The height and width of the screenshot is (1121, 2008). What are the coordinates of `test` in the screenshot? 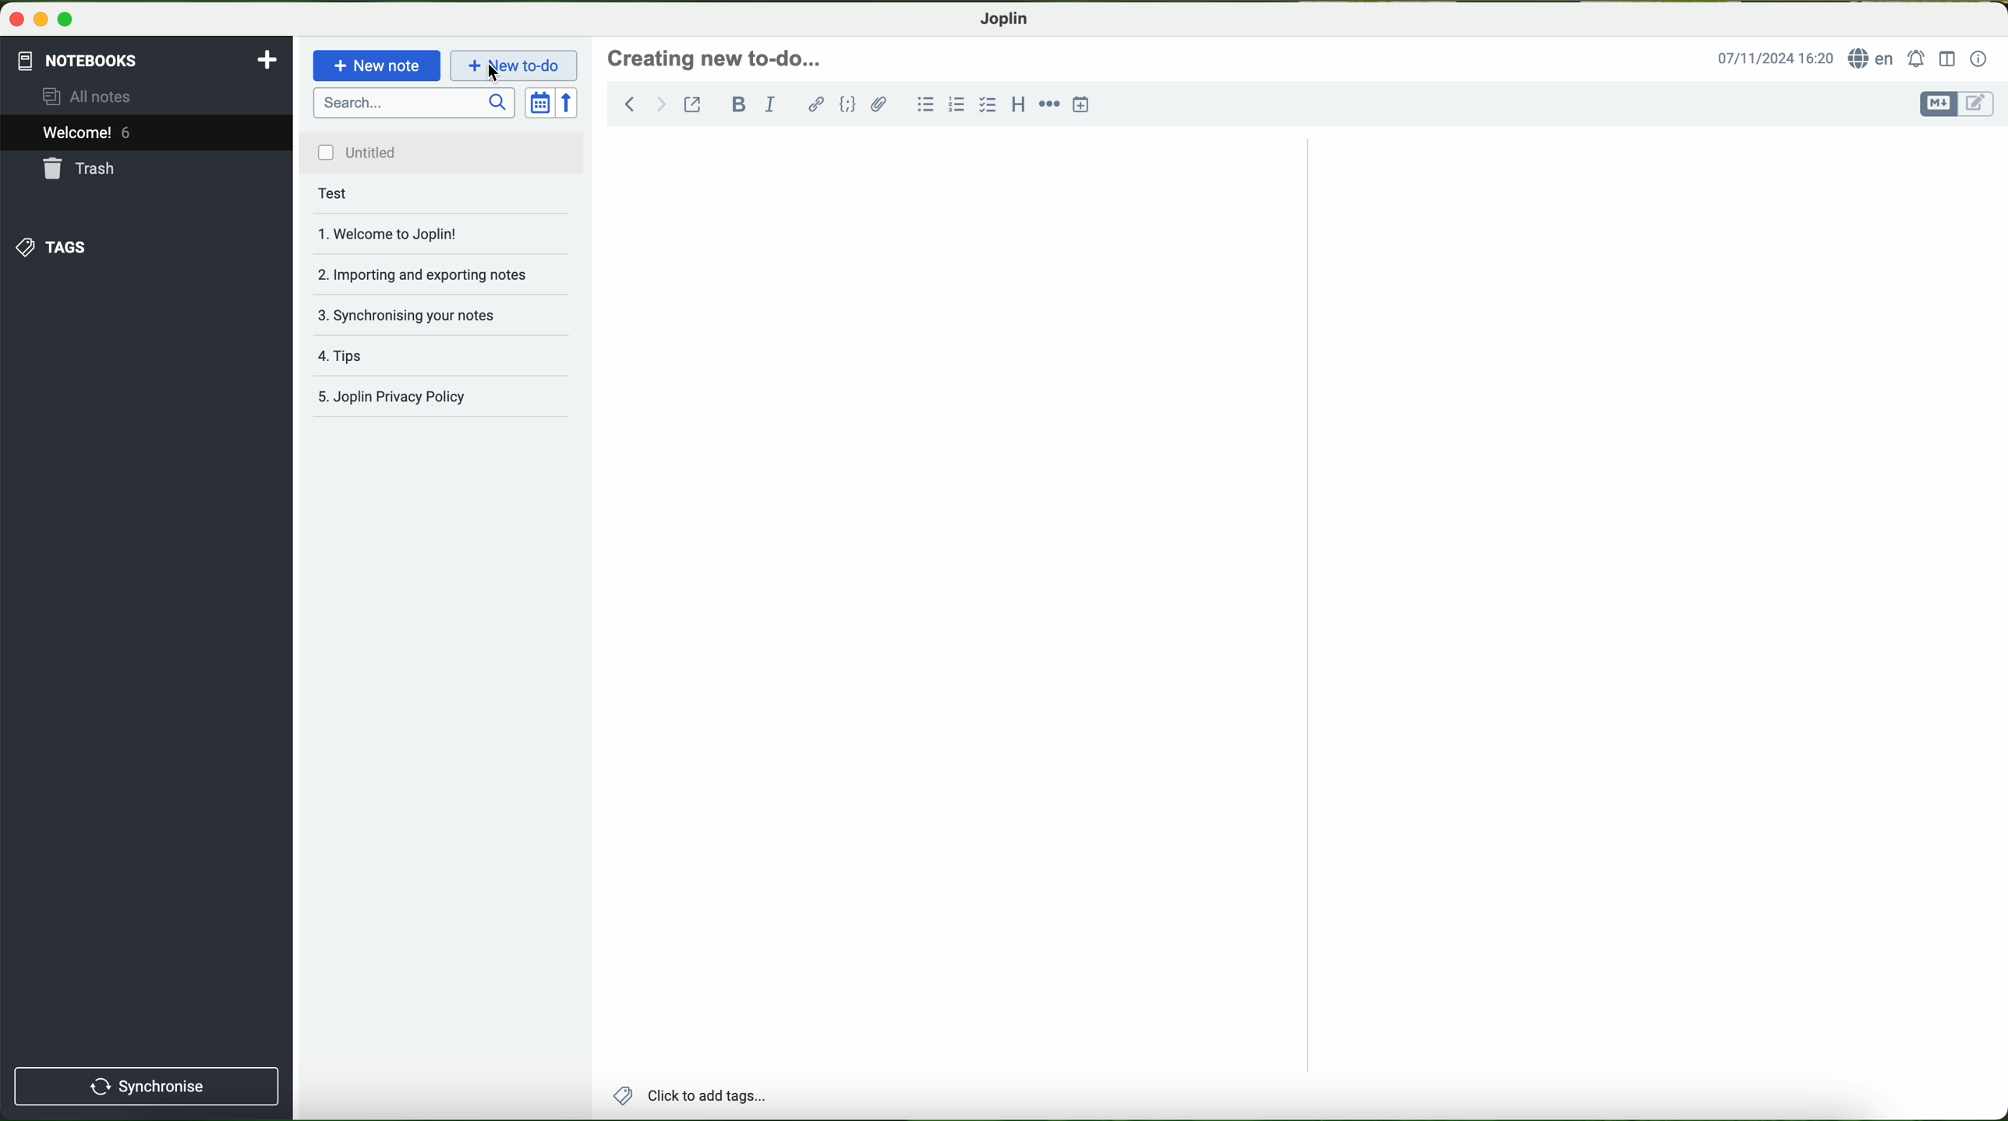 It's located at (360, 196).